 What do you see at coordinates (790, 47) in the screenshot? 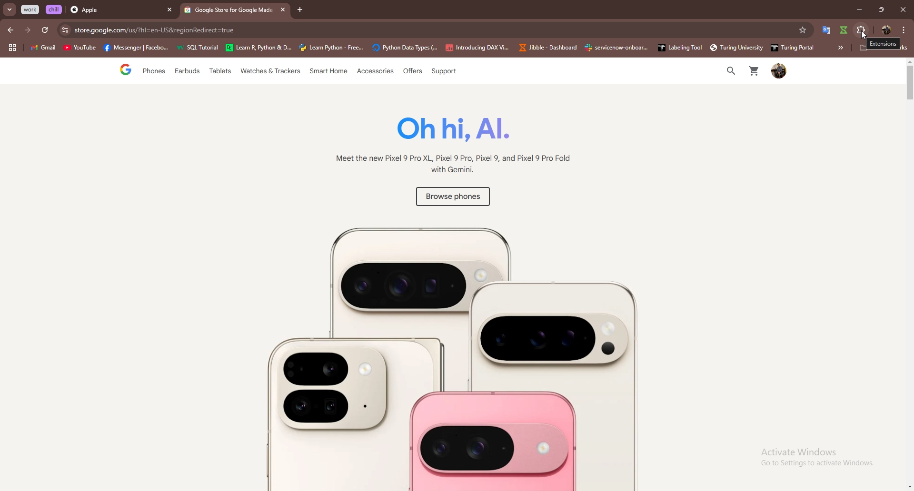
I see `Turing Portal` at bounding box center [790, 47].